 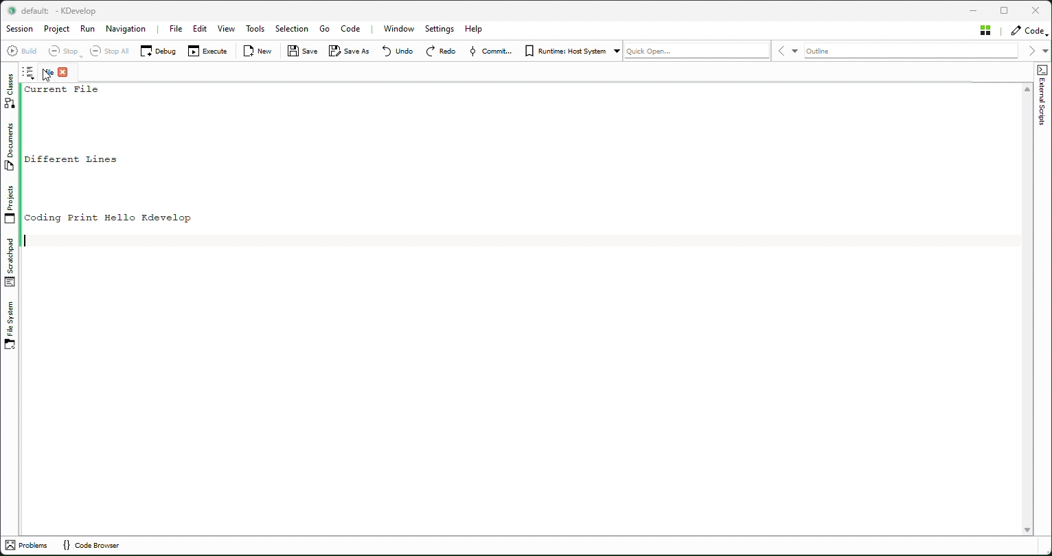 I want to click on Execute, so click(x=209, y=51).